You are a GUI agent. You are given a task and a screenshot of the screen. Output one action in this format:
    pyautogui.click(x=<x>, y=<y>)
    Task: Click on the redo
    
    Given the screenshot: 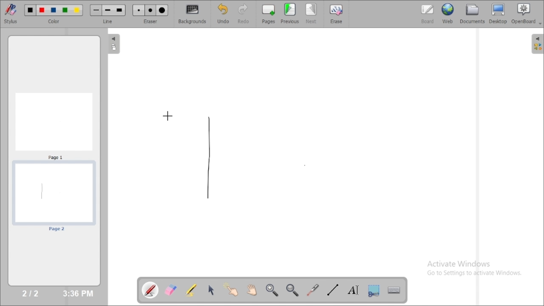 What is the action you would take?
    pyautogui.click(x=246, y=14)
    